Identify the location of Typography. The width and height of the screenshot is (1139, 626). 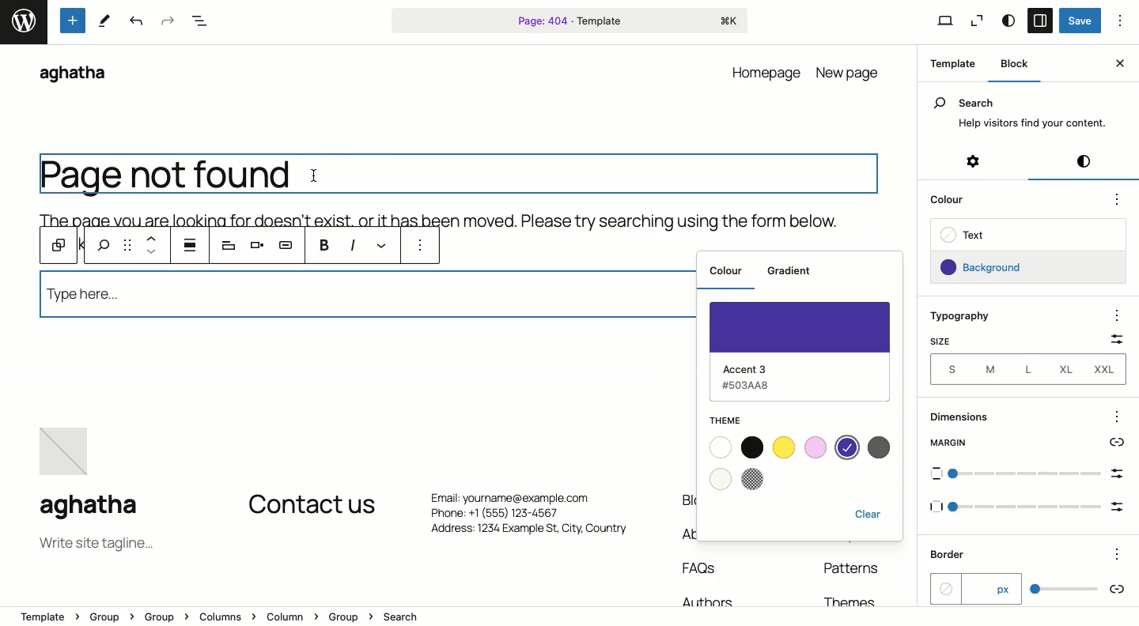
(960, 317).